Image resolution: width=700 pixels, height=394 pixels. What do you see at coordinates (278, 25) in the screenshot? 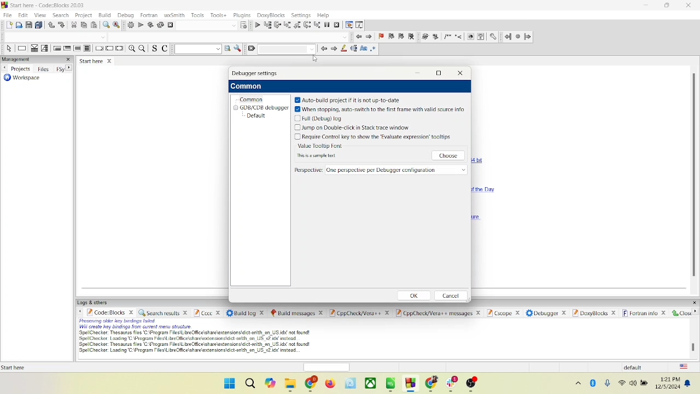
I see `next line` at bounding box center [278, 25].